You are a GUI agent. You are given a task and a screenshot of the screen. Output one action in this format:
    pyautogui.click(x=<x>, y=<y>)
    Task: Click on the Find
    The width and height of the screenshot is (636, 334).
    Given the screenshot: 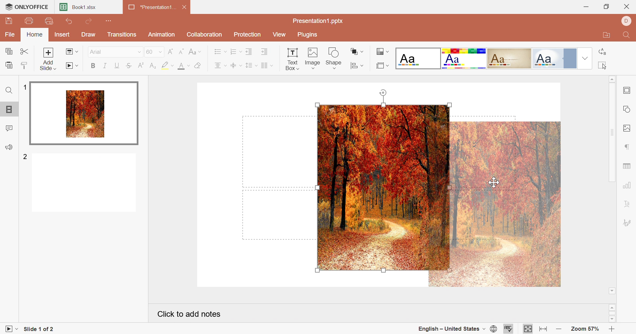 What is the action you would take?
    pyautogui.click(x=9, y=91)
    